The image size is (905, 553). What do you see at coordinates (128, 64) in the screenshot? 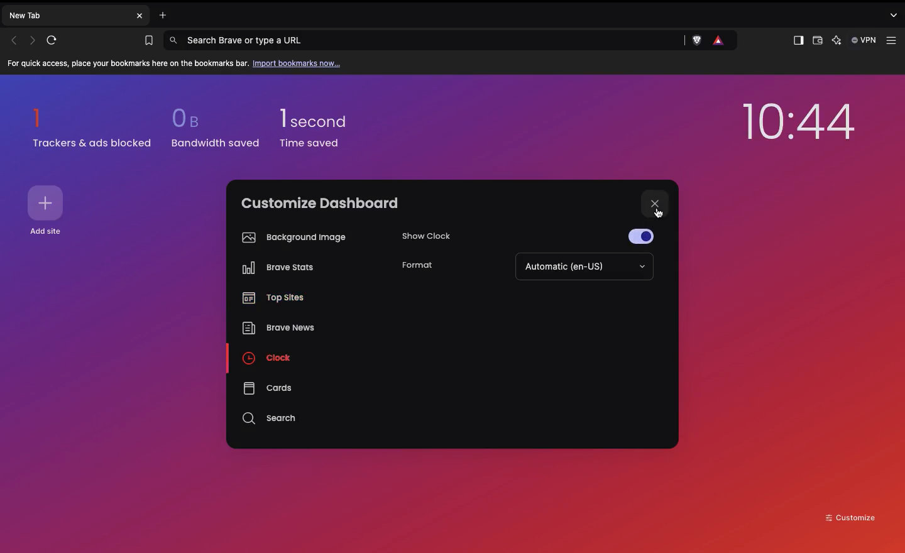
I see `For quick access, place your bookmarks here on the bookmarks bar.` at bounding box center [128, 64].